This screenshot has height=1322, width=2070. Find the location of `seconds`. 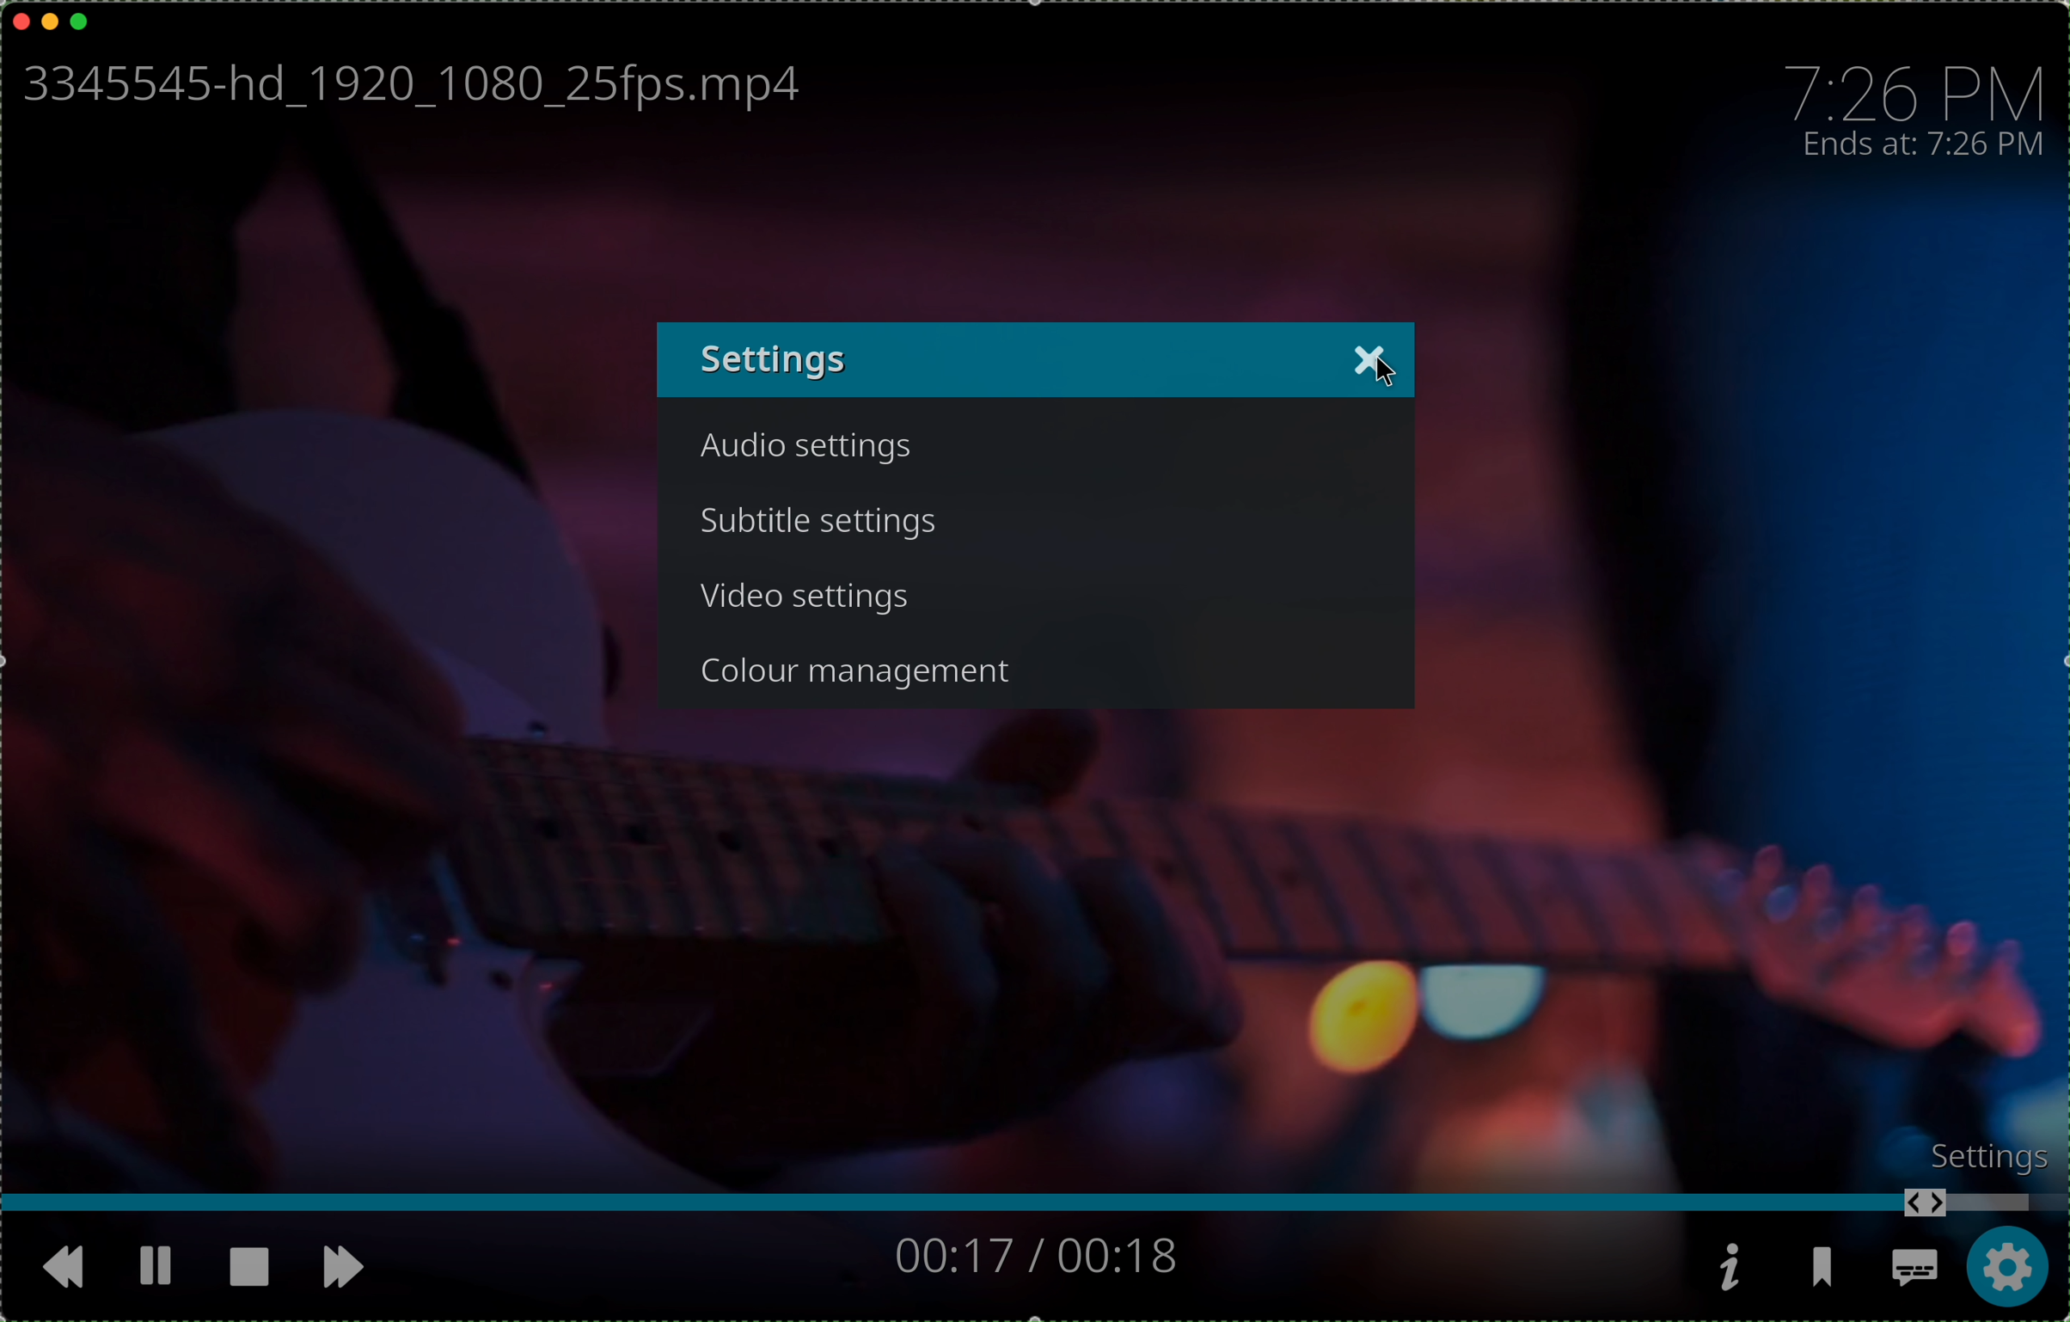

seconds is located at coordinates (1033, 1255).